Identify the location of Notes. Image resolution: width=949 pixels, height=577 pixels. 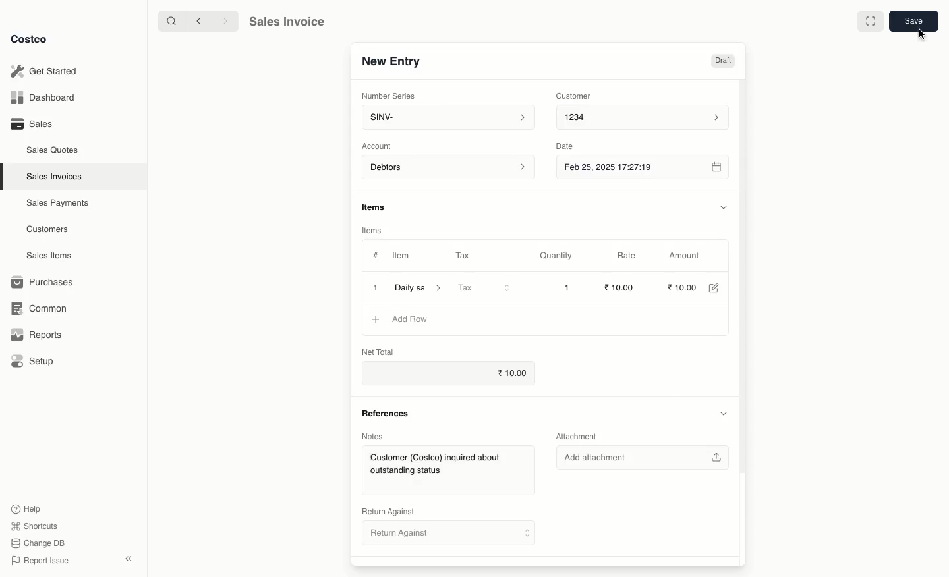
(373, 436).